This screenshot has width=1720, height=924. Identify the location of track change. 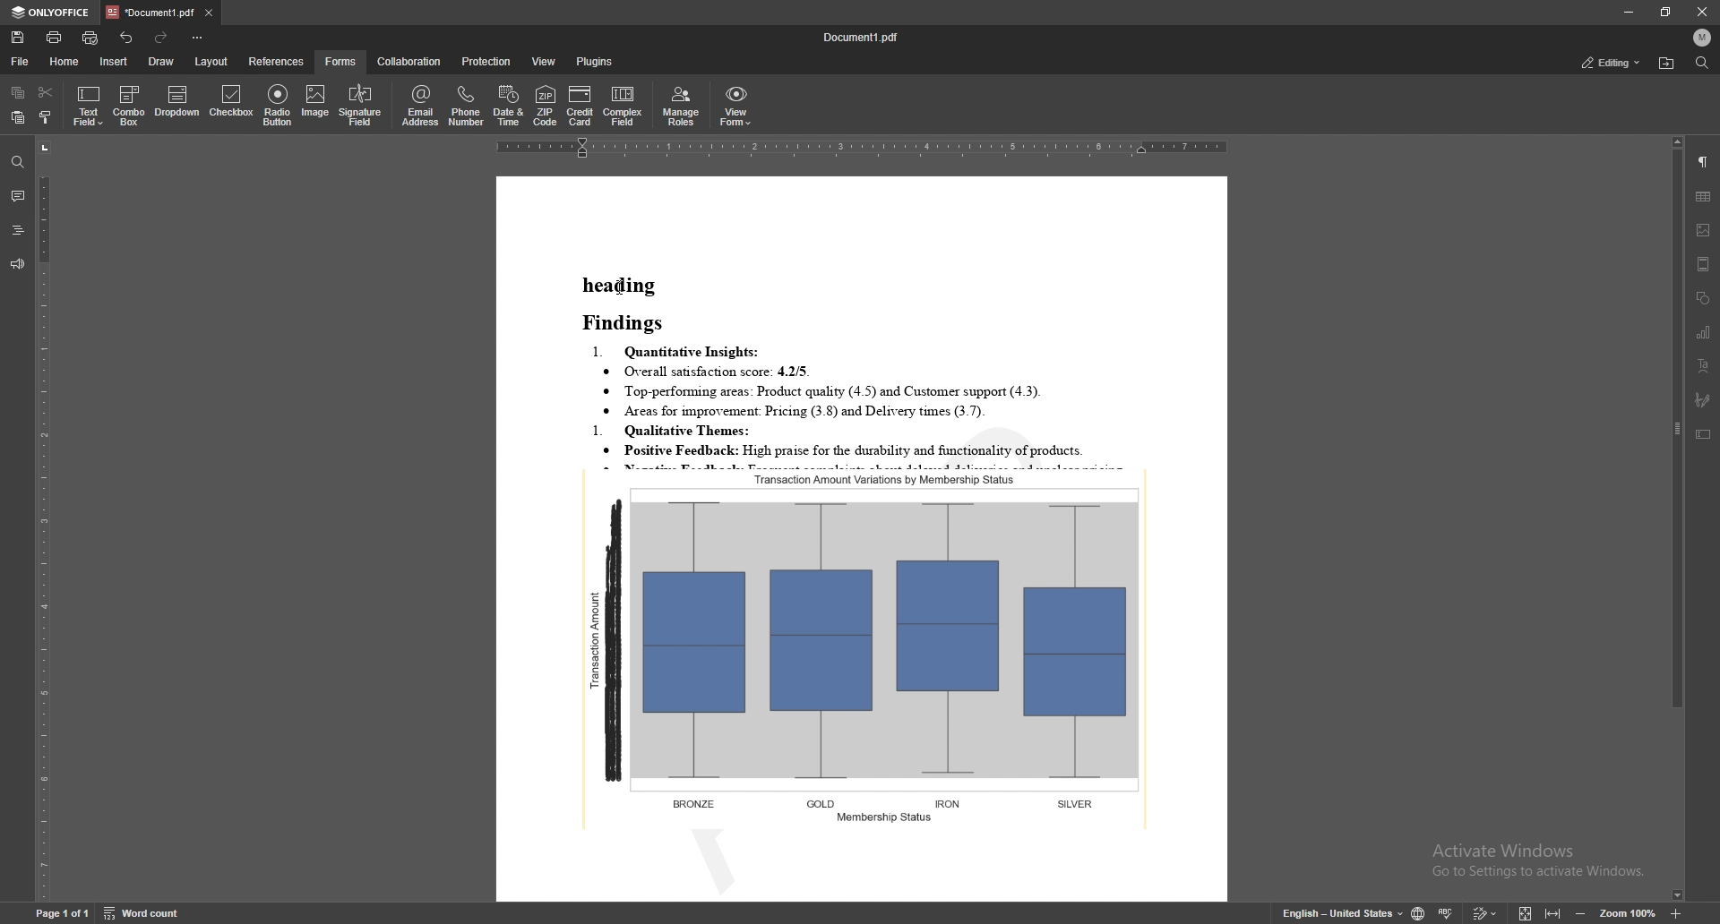
(1484, 912).